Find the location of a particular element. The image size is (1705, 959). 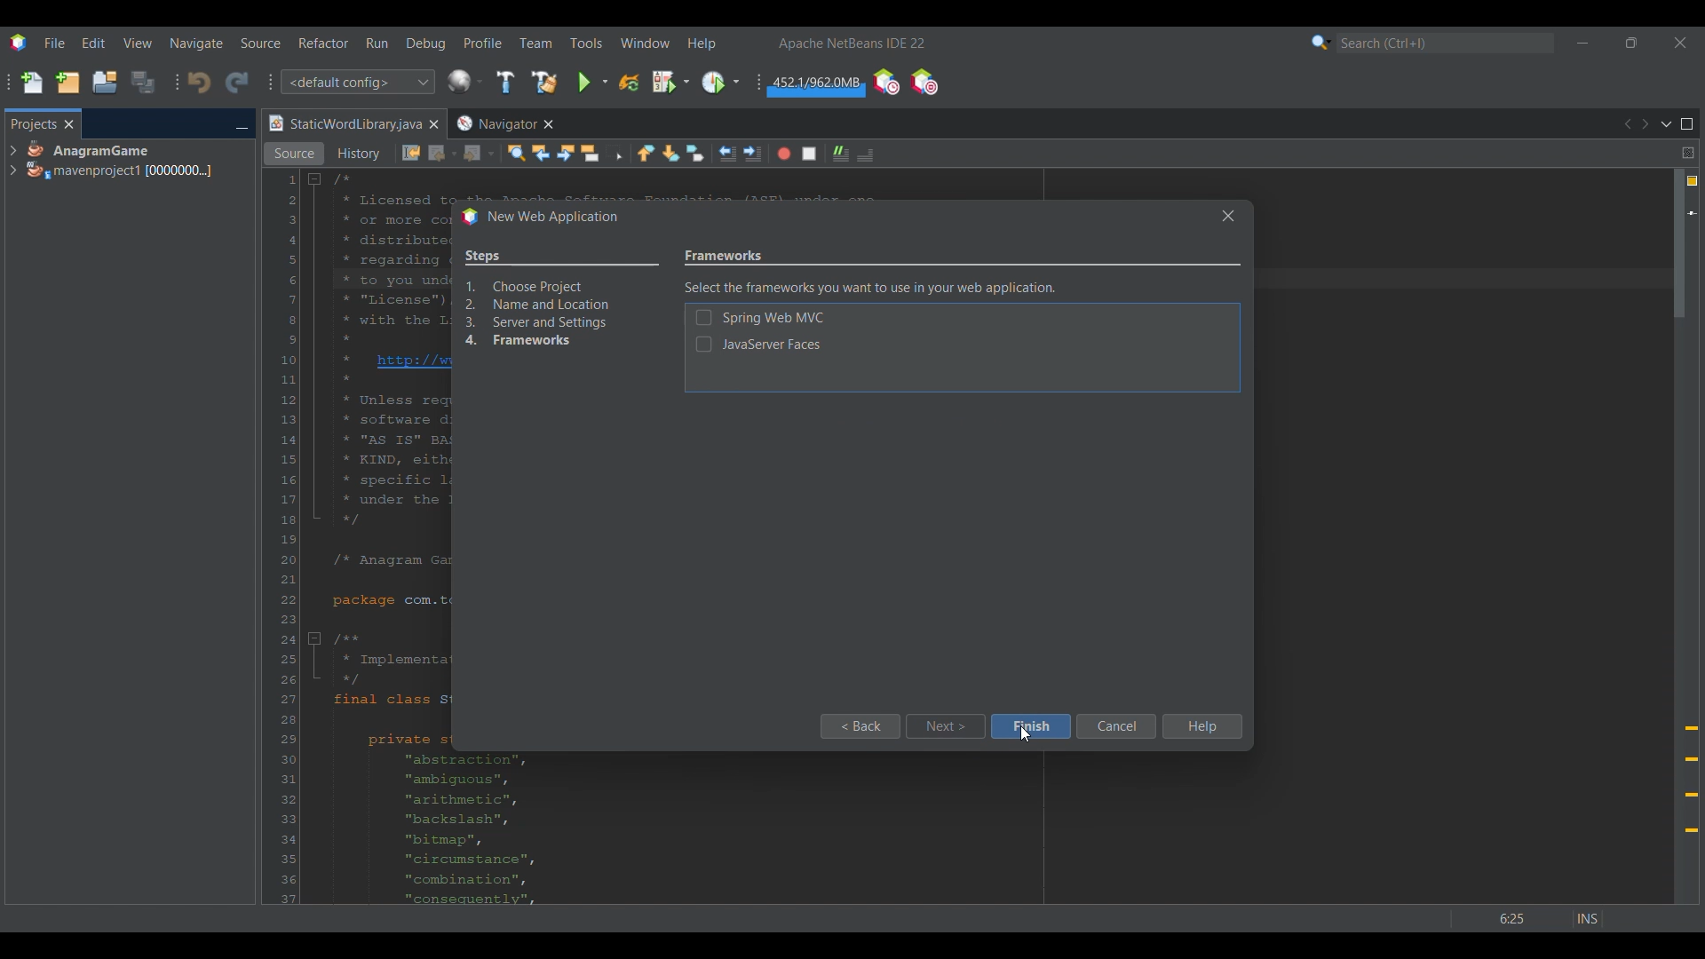

Search options is located at coordinates (1321, 42).